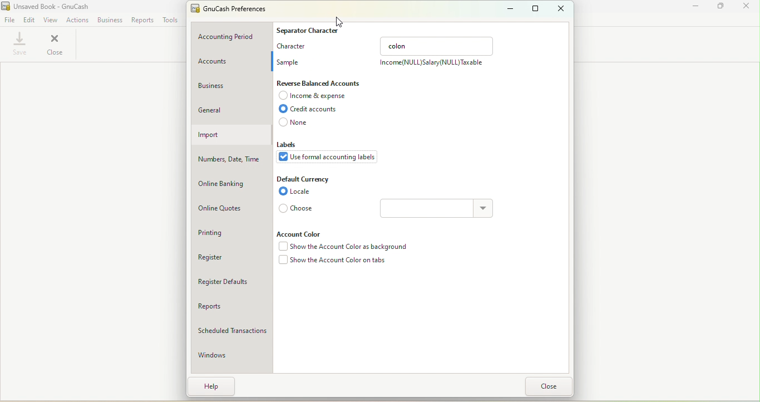 The width and height of the screenshot is (760, 402). Describe the element at coordinates (231, 62) in the screenshot. I see `Accounts` at that location.